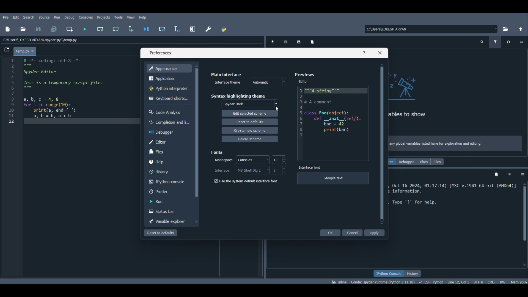  What do you see at coordinates (333, 180) in the screenshot?
I see `Sample text` at bounding box center [333, 180].